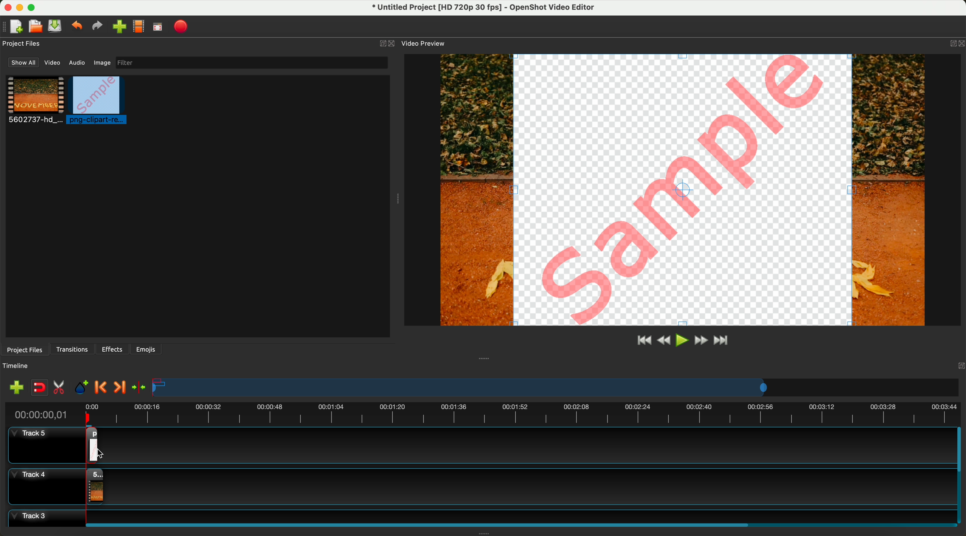 The width and height of the screenshot is (966, 536). What do you see at coordinates (14, 387) in the screenshot?
I see `import files` at bounding box center [14, 387].